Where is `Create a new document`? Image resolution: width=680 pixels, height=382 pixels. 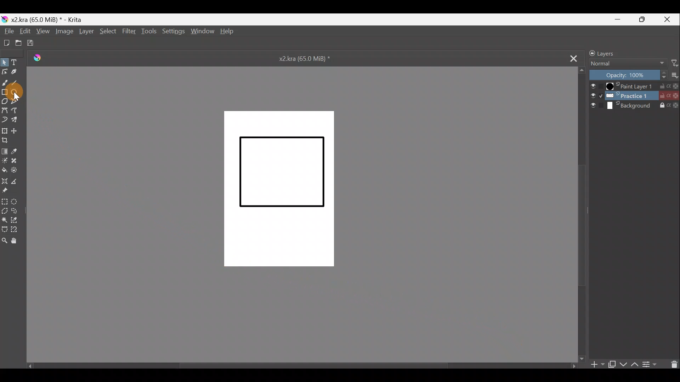
Create a new document is located at coordinates (6, 41).